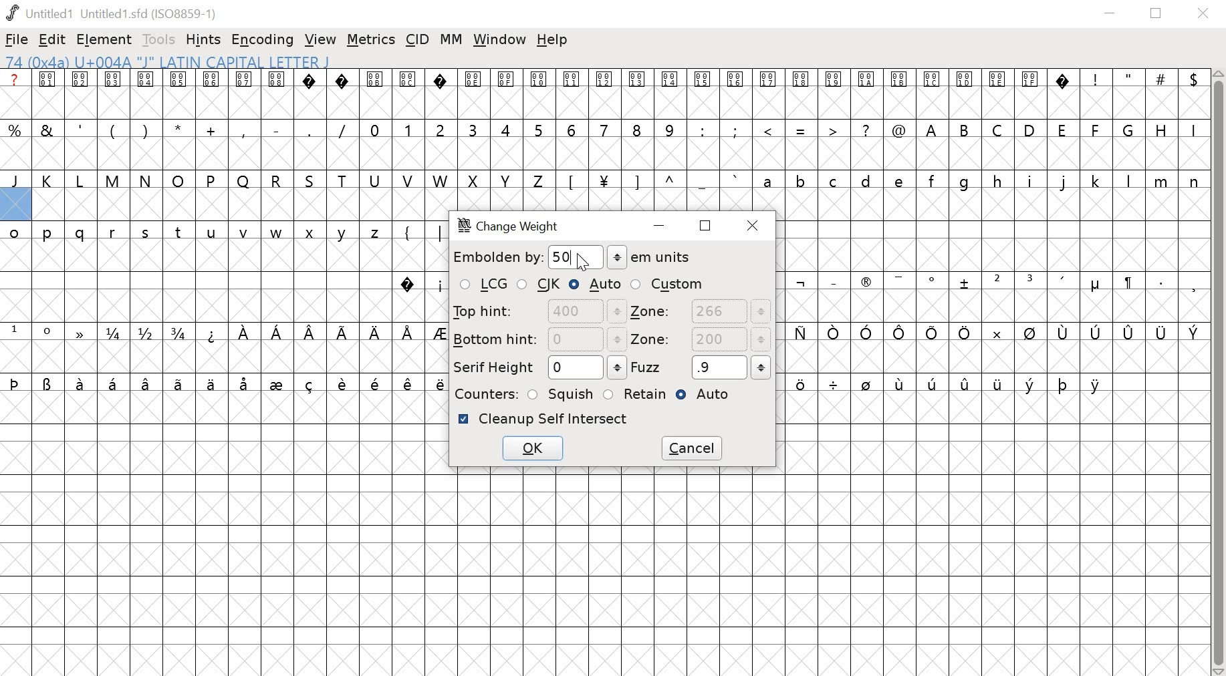 This screenshot has height=676, width=1226. I want to click on minimize, so click(662, 227).